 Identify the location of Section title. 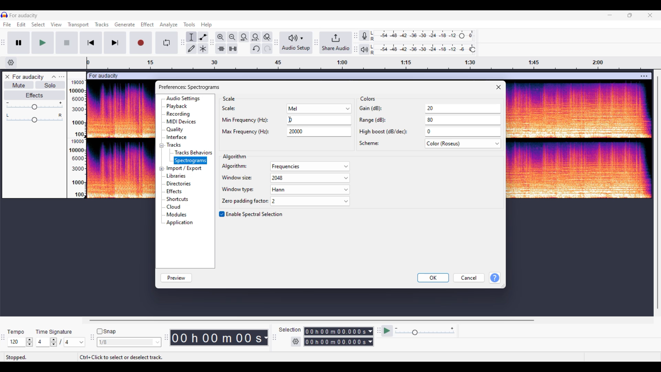
(229, 99).